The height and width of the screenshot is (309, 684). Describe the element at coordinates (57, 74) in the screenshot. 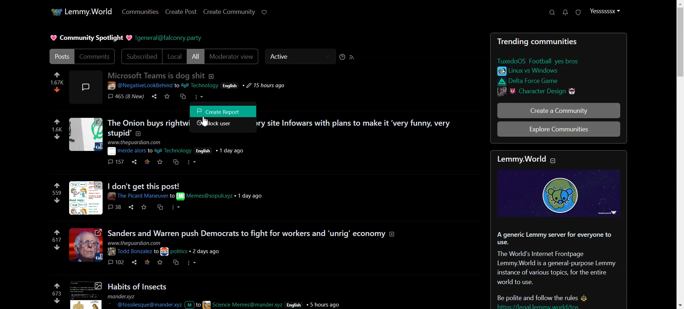

I see `like` at that location.